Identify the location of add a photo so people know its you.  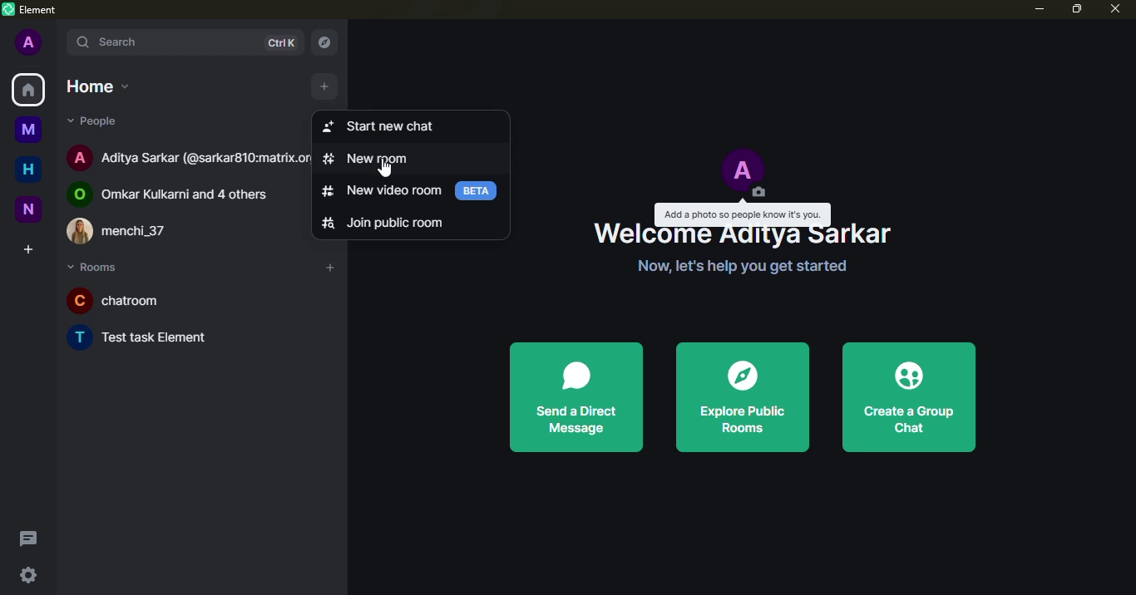
(742, 214).